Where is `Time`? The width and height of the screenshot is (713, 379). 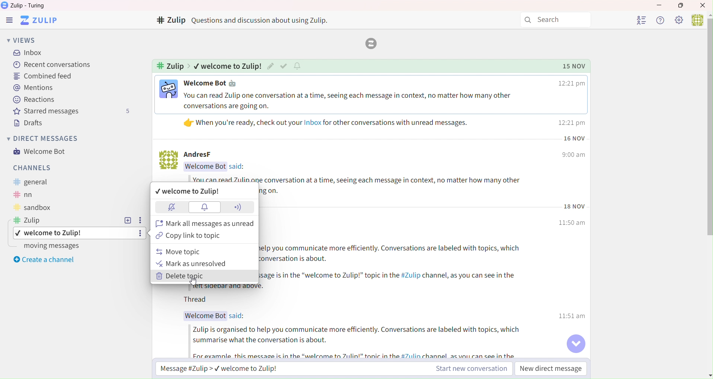 Time is located at coordinates (572, 222).